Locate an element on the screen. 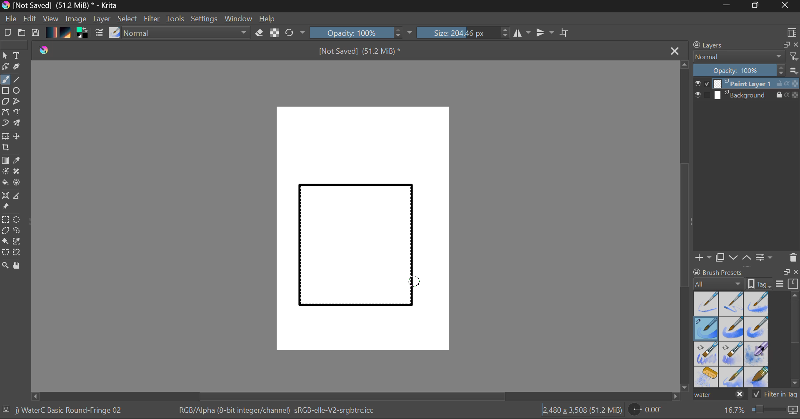 The width and height of the screenshot is (800, 419). Scroll Bar is located at coordinates (795, 341).